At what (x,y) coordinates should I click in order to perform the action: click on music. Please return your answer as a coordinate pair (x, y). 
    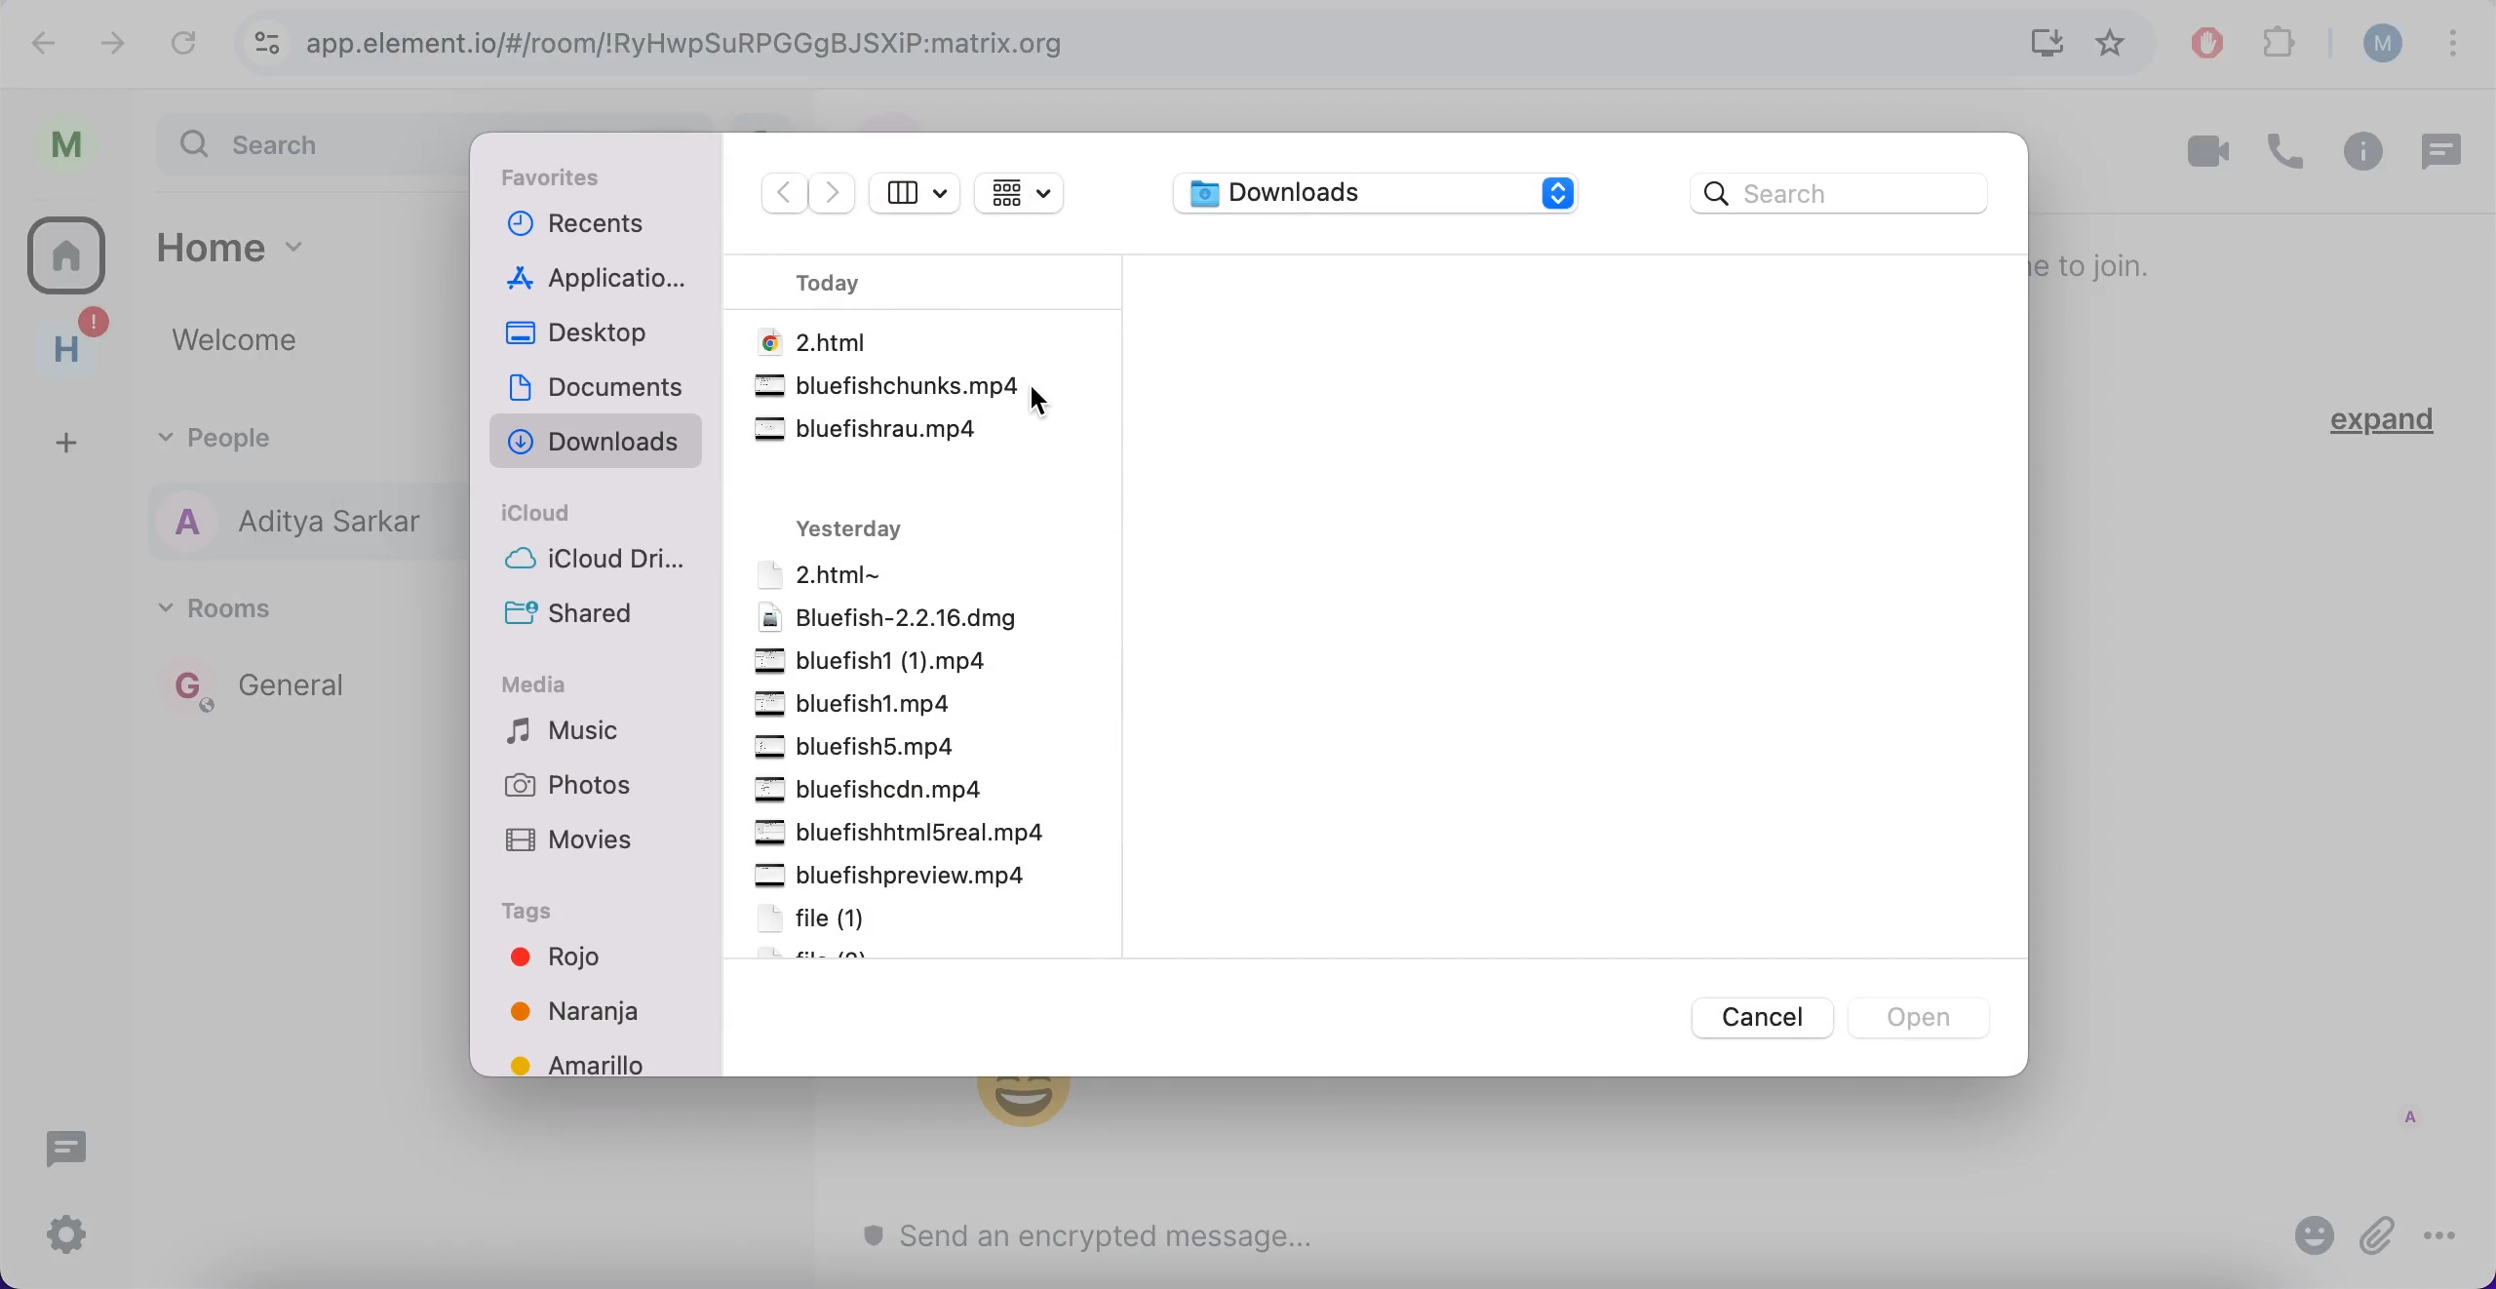
    Looking at the image, I should click on (564, 734).